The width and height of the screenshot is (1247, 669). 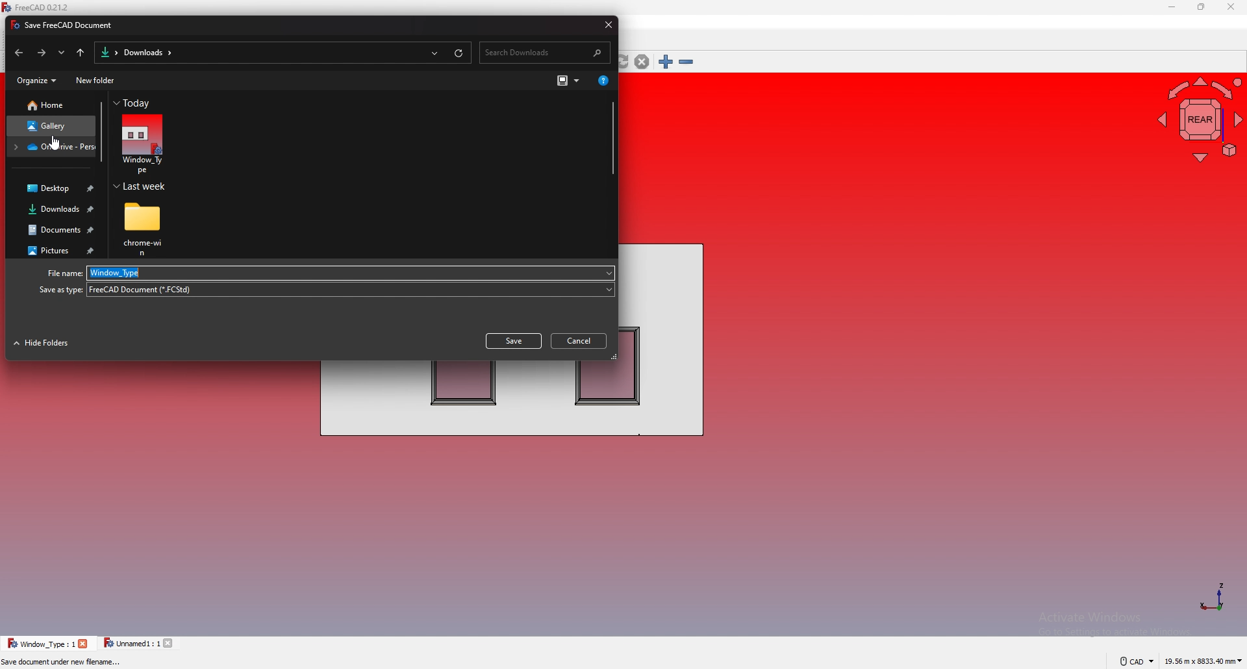 I want to click on close, so click(x=171, y=643).